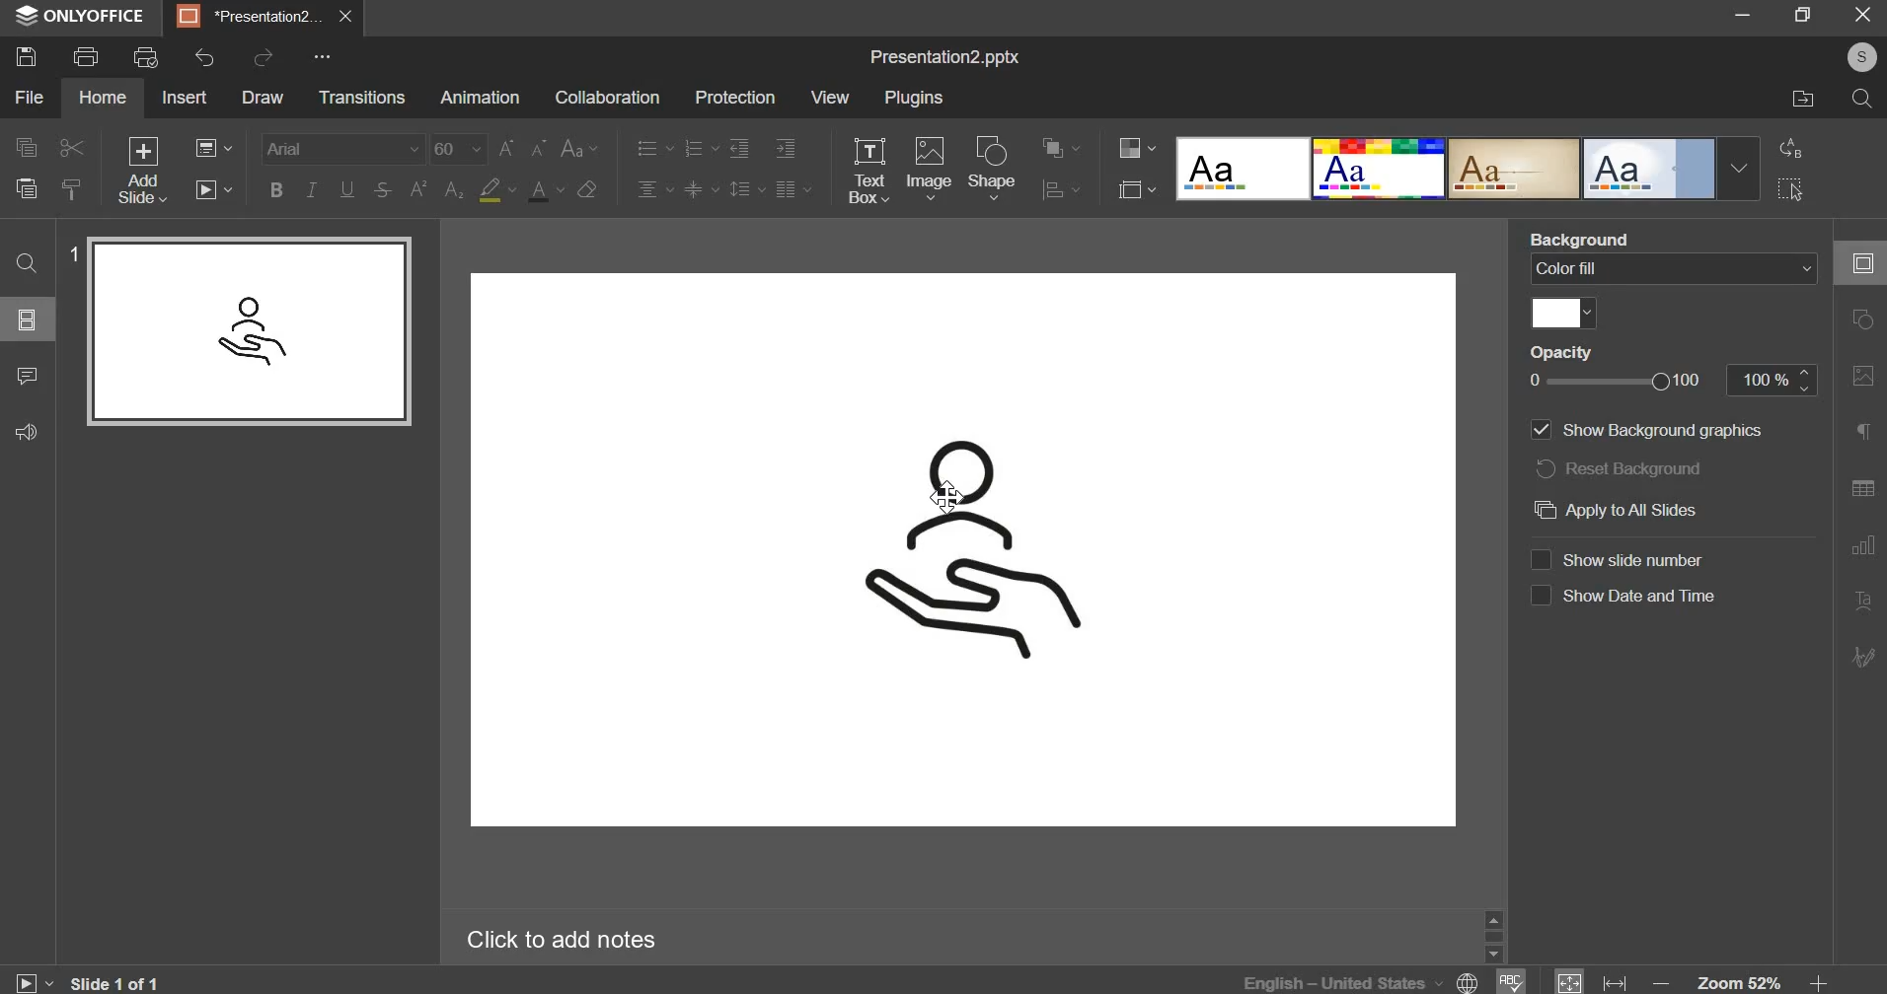 Image resolution: width=1887 pixels, height=994 pixels. What do you see at coordinates (586, 188) in the screenshot?
I see `clear style` at bounding box center [586, 188].